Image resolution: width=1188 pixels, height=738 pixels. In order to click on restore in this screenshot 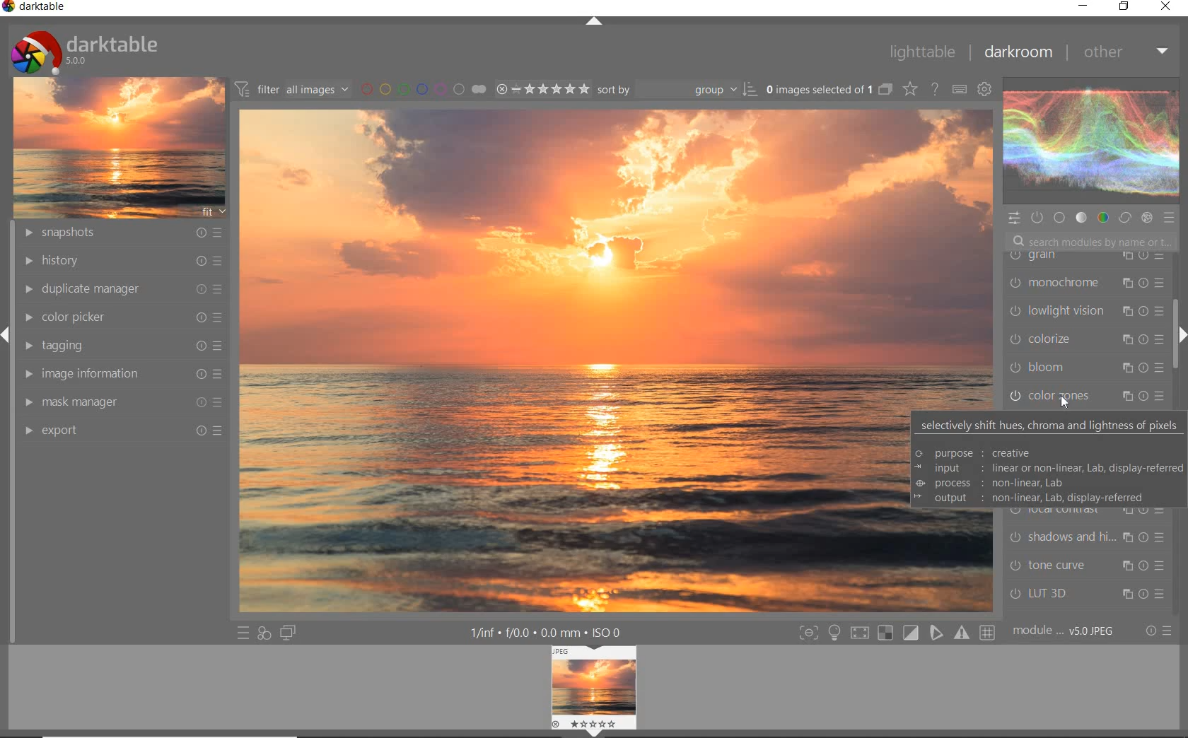, I will do `click(1124, 7)`.